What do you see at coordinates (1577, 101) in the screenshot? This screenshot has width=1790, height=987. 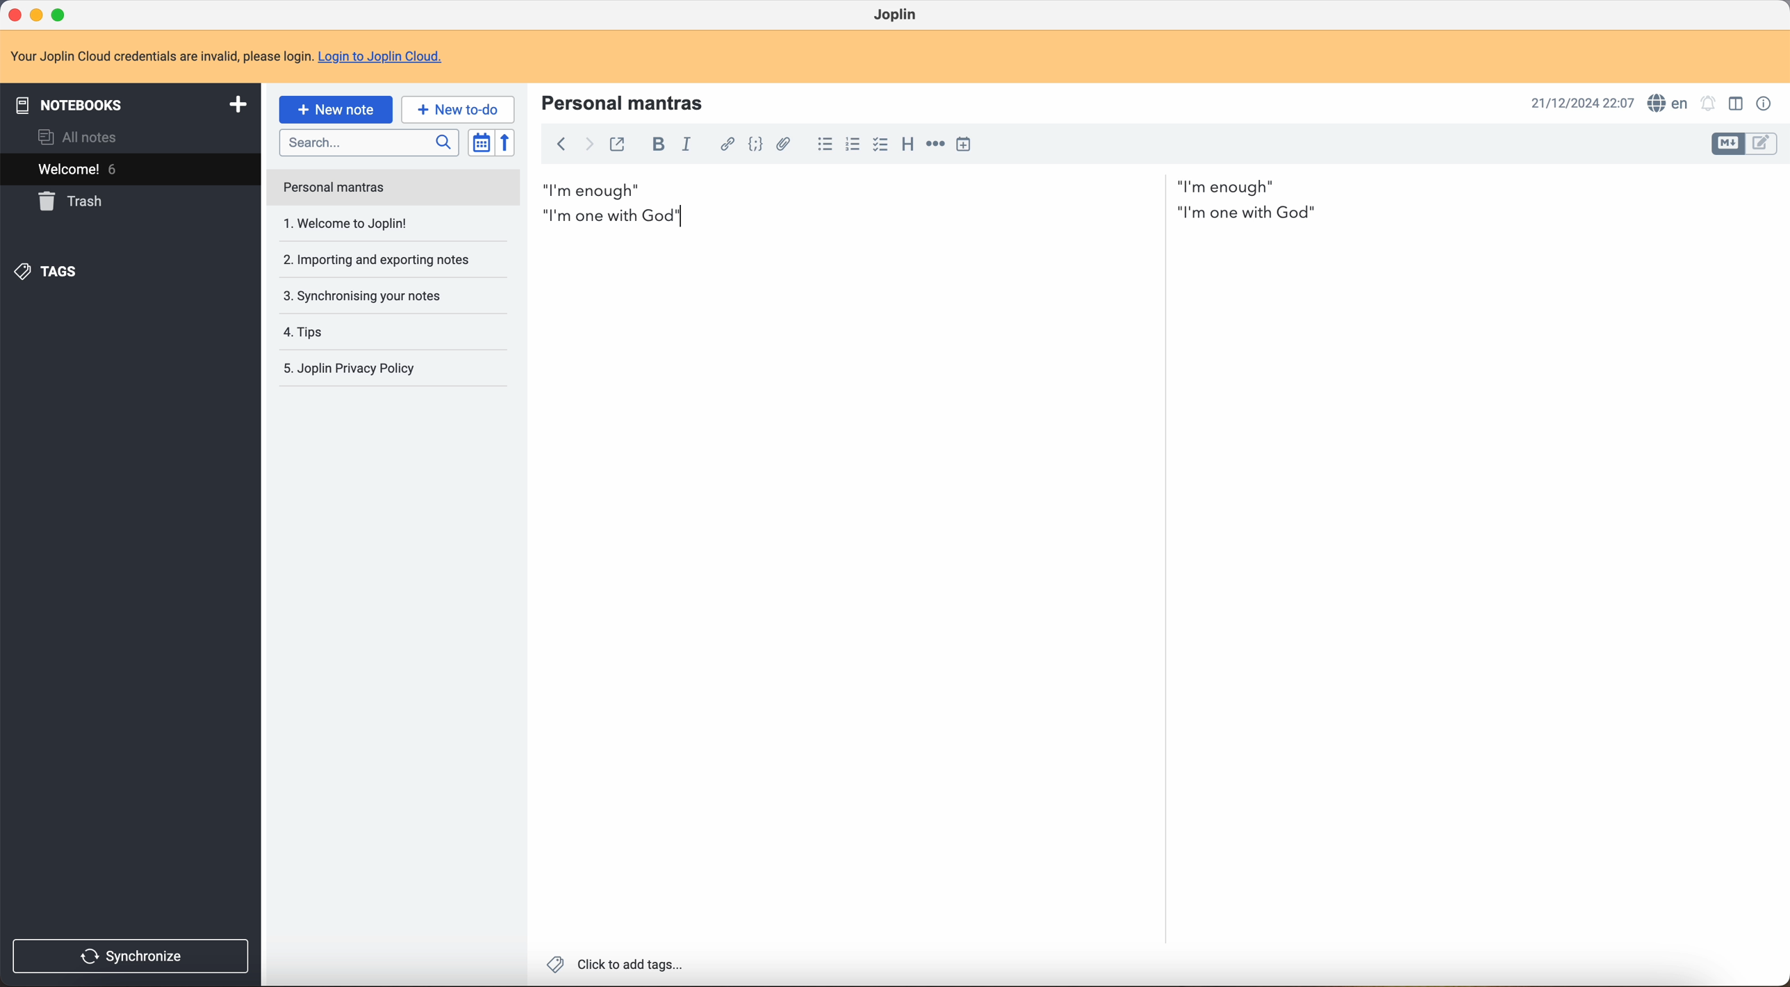 I see `date and hour` at bounding box center [1577, 101].